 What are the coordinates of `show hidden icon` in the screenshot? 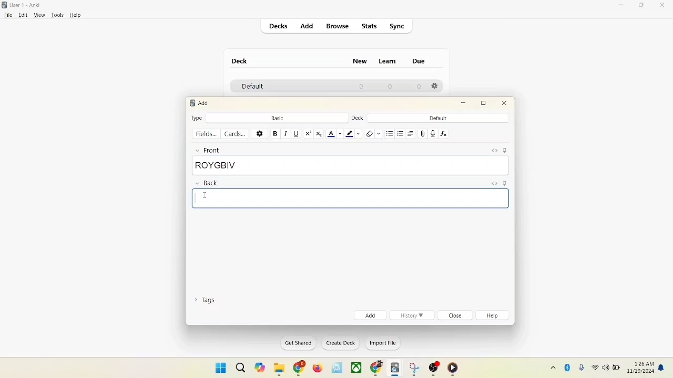 It's located at (551, 367).